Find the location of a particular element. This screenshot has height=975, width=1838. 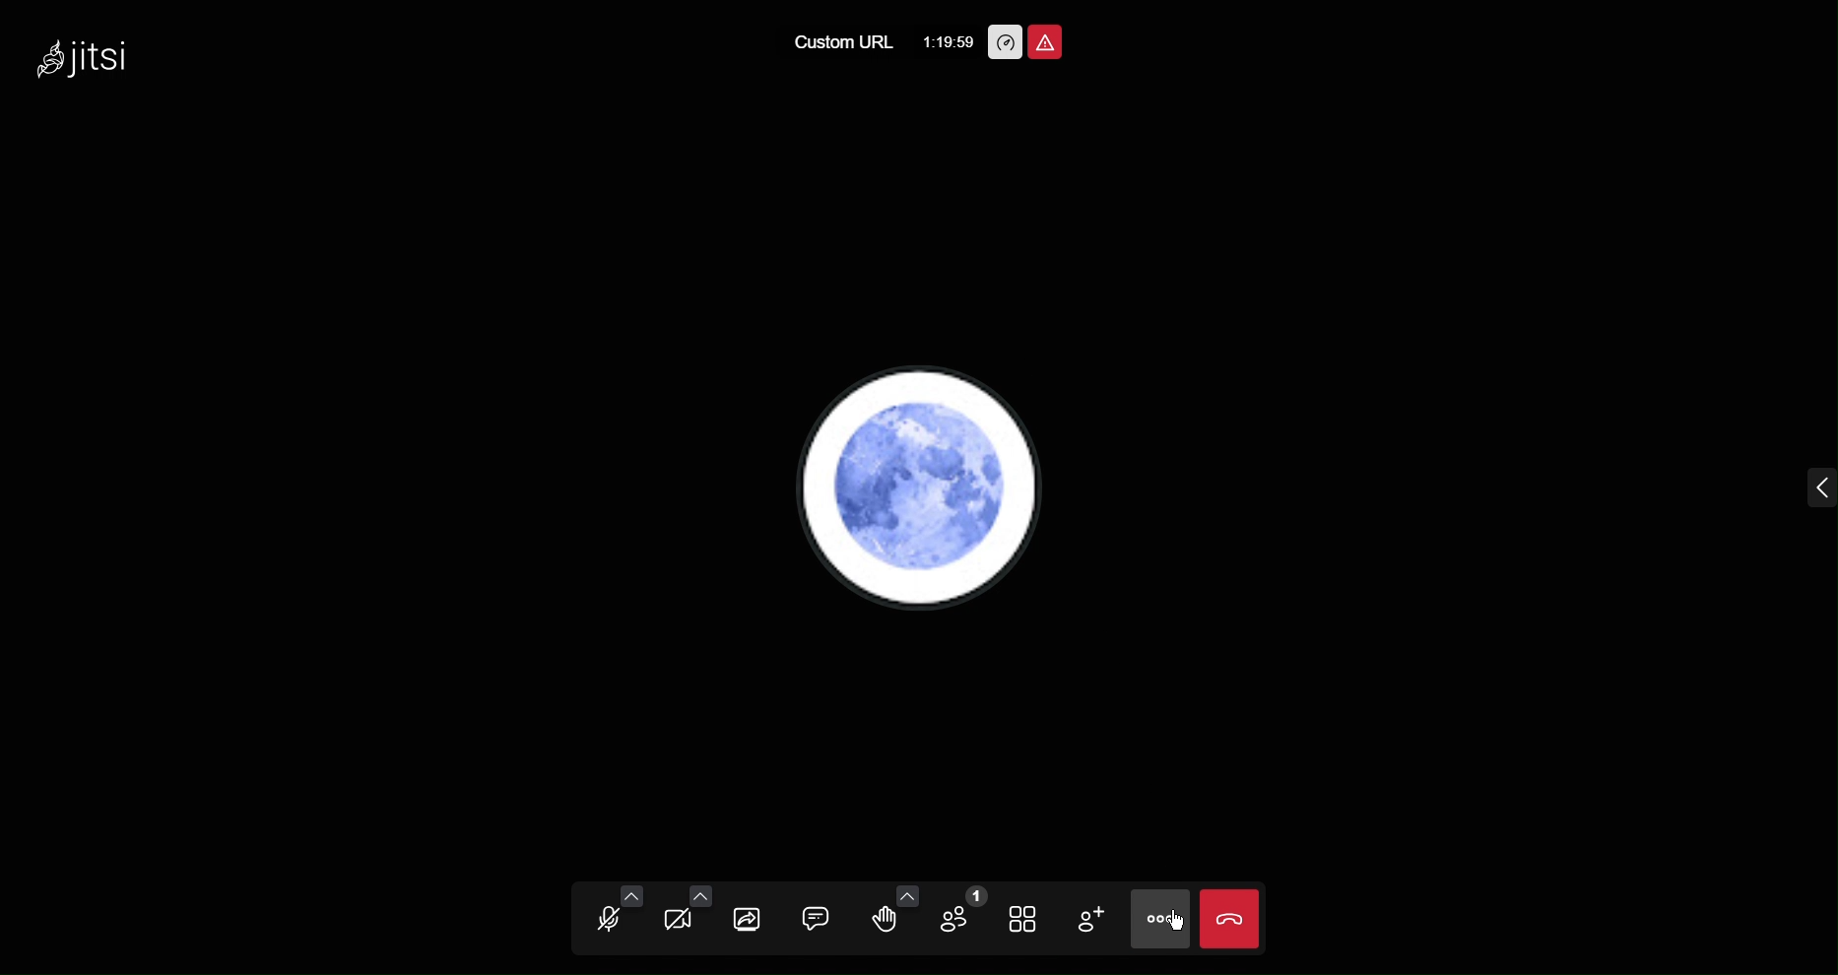

menu is located at coordinates (1815, 487).